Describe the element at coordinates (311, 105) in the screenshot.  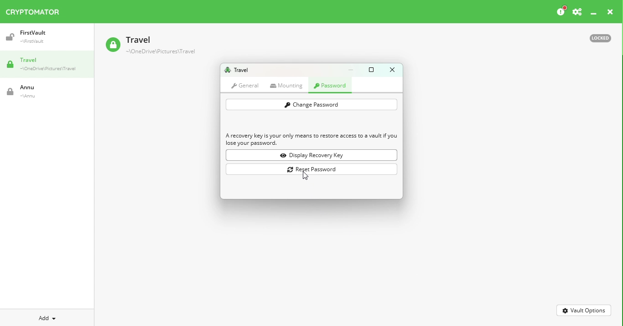
I see `Change password` at that location.